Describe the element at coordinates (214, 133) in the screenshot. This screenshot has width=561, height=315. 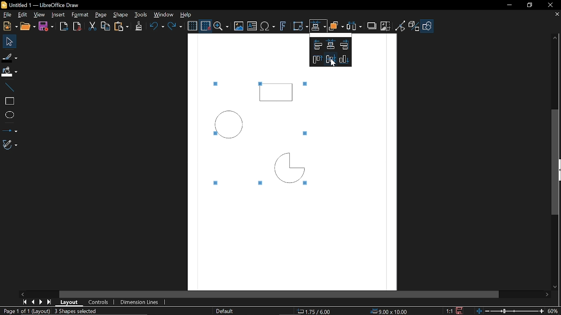
I see `Tiny square marked around the selected objects` at that location.